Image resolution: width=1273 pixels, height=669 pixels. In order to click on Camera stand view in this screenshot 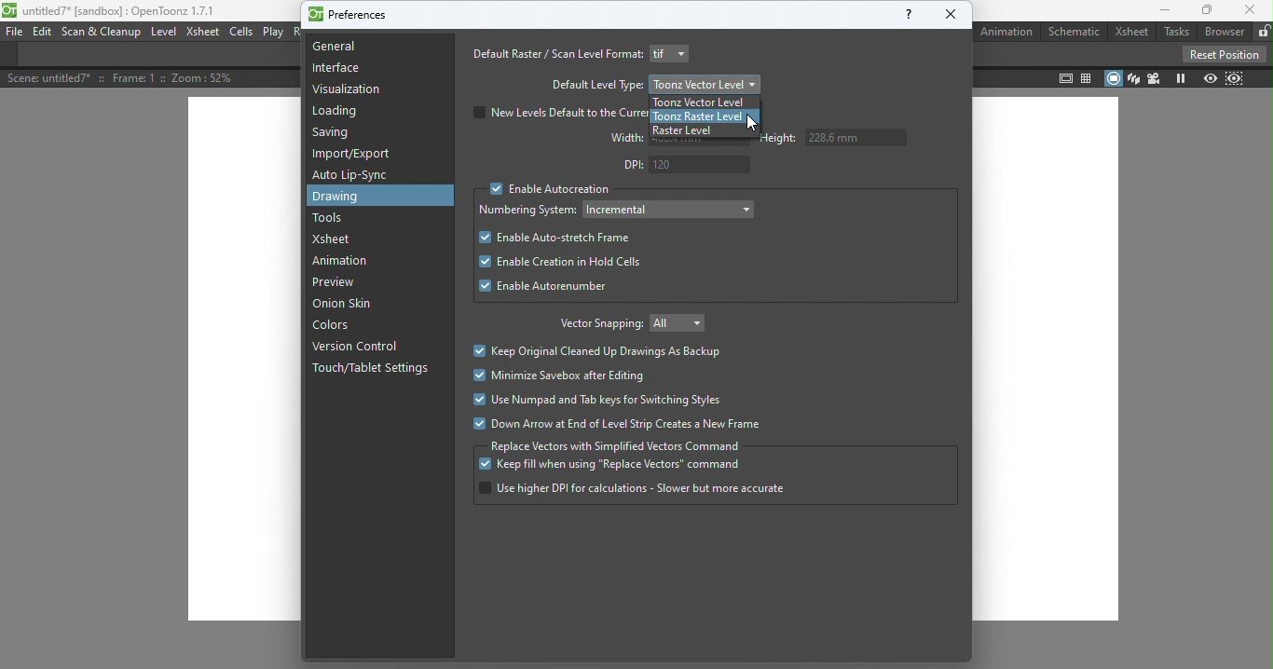, I will do `click(1114, 78)`.